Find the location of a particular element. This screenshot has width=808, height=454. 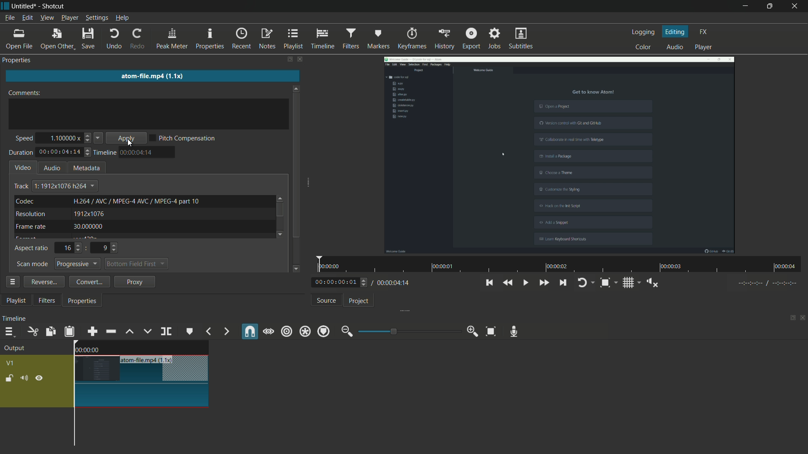

proxy is located at coordinates (136, 282).